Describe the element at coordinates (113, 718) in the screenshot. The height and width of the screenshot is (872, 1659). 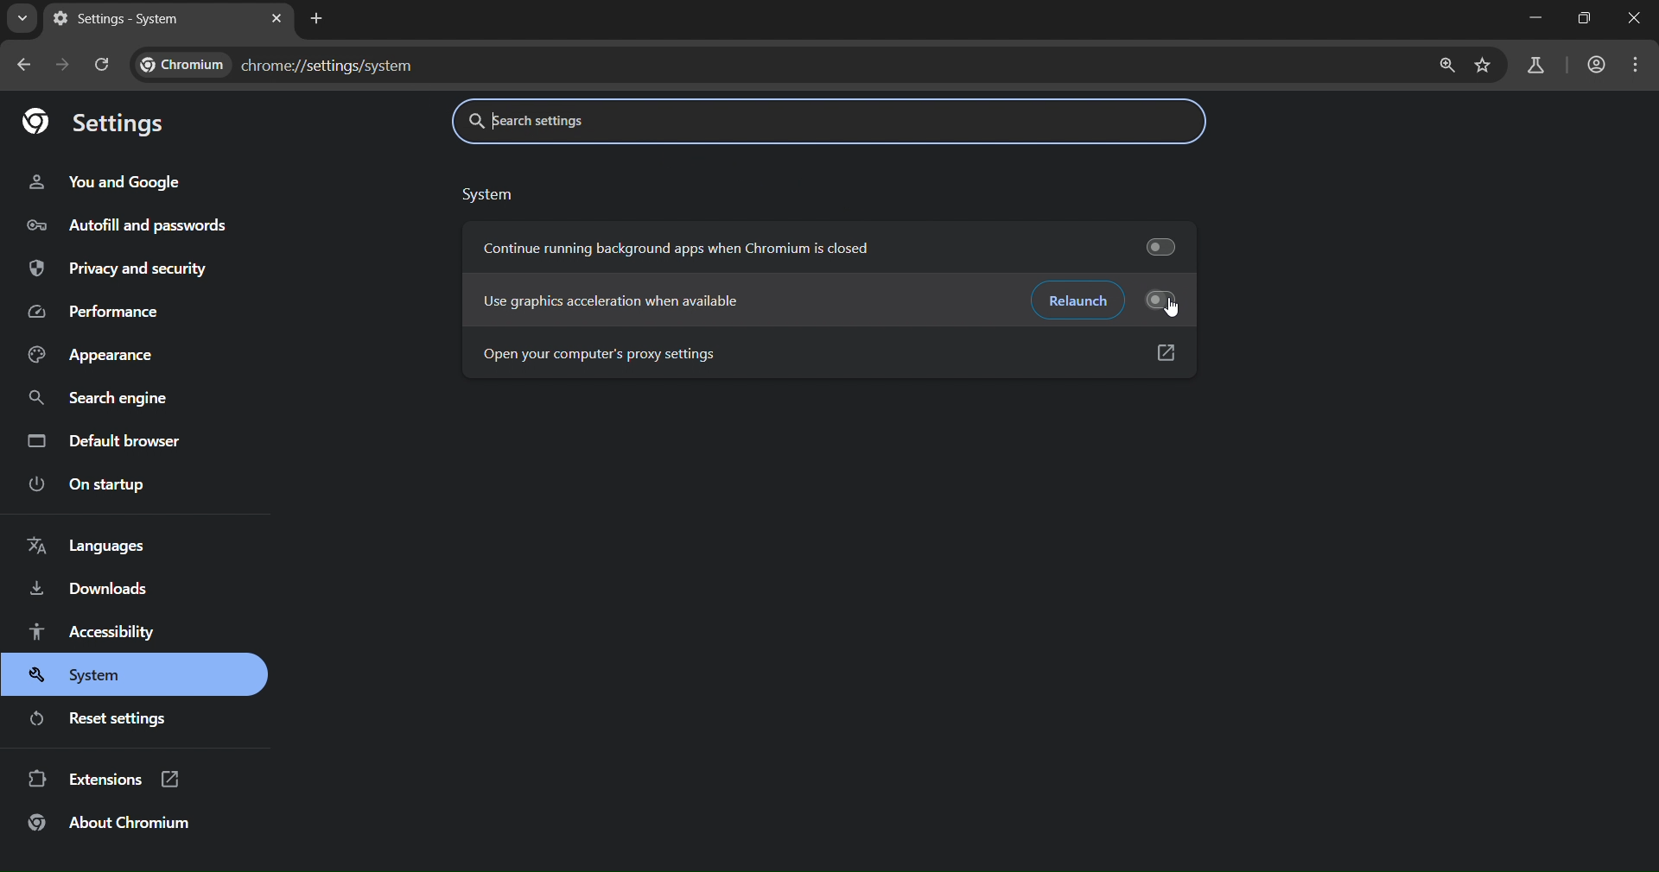
I see `reset settings` at that location.